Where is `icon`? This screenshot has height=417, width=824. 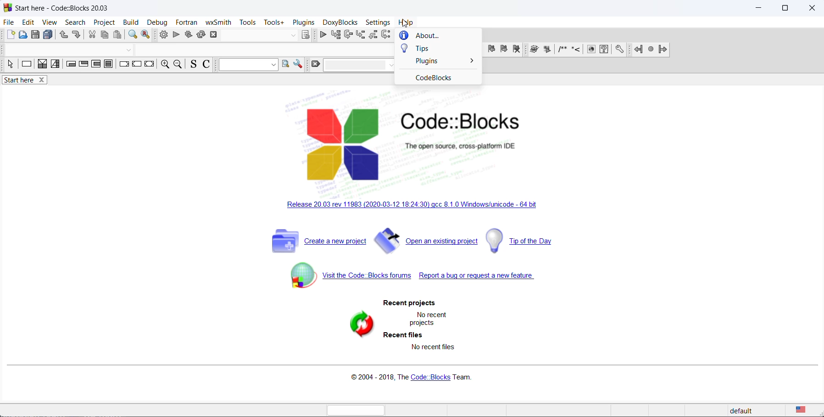
icon is located at coordinates (591, 50).